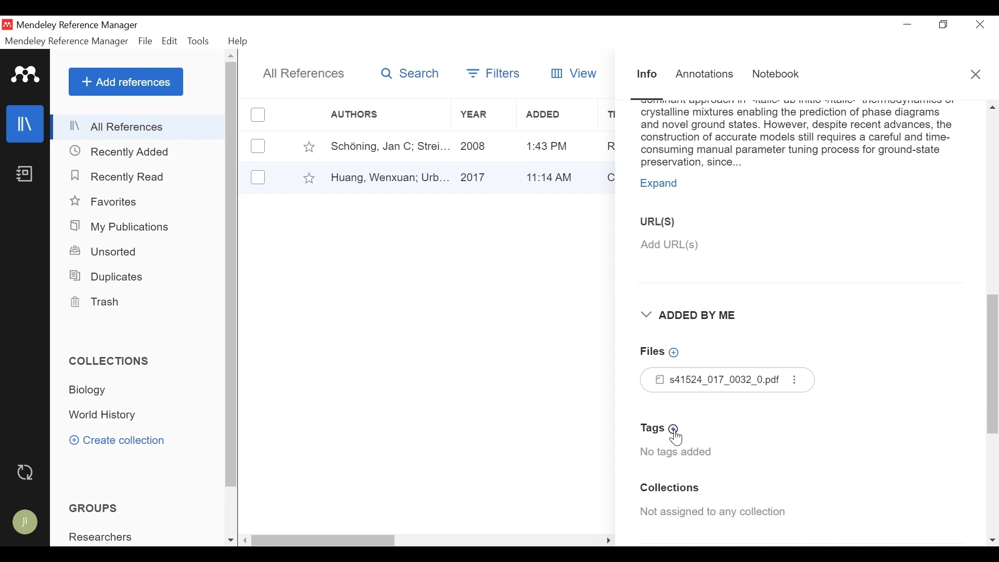  I want to click on Group, so click(105, 537).